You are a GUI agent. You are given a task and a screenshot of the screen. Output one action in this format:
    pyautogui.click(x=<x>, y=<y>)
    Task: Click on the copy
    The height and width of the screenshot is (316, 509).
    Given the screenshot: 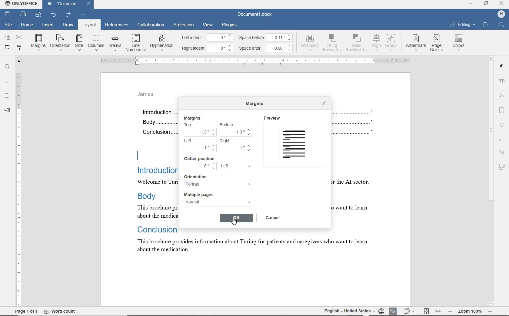 What is the action you would take?
    pyautogui.click(x=8, y=37)
    